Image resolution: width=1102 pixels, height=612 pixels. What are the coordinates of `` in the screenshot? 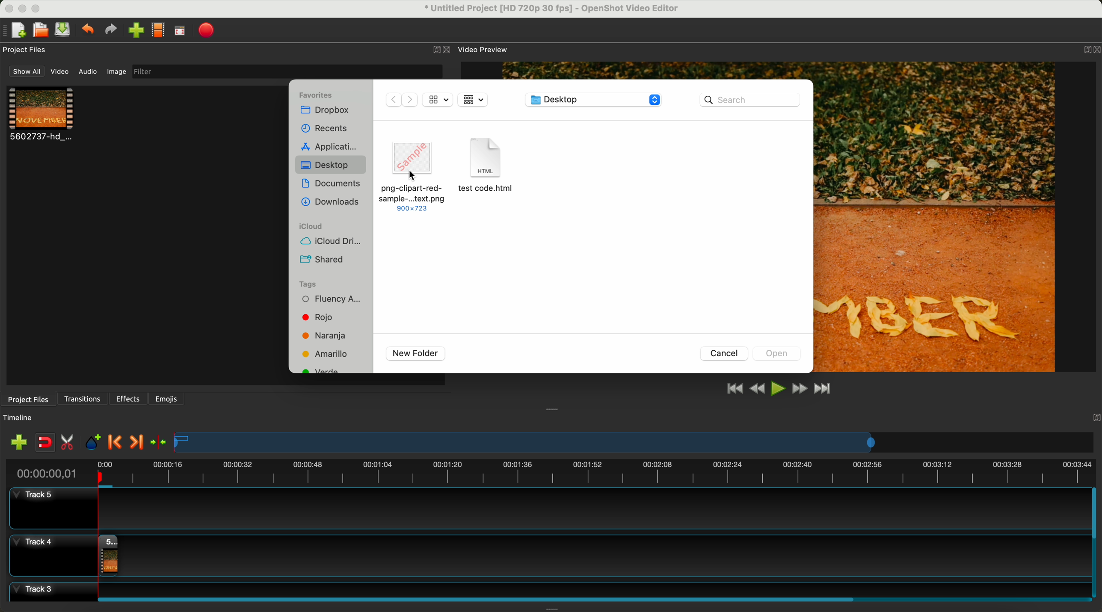 It's located at (1094, 417).